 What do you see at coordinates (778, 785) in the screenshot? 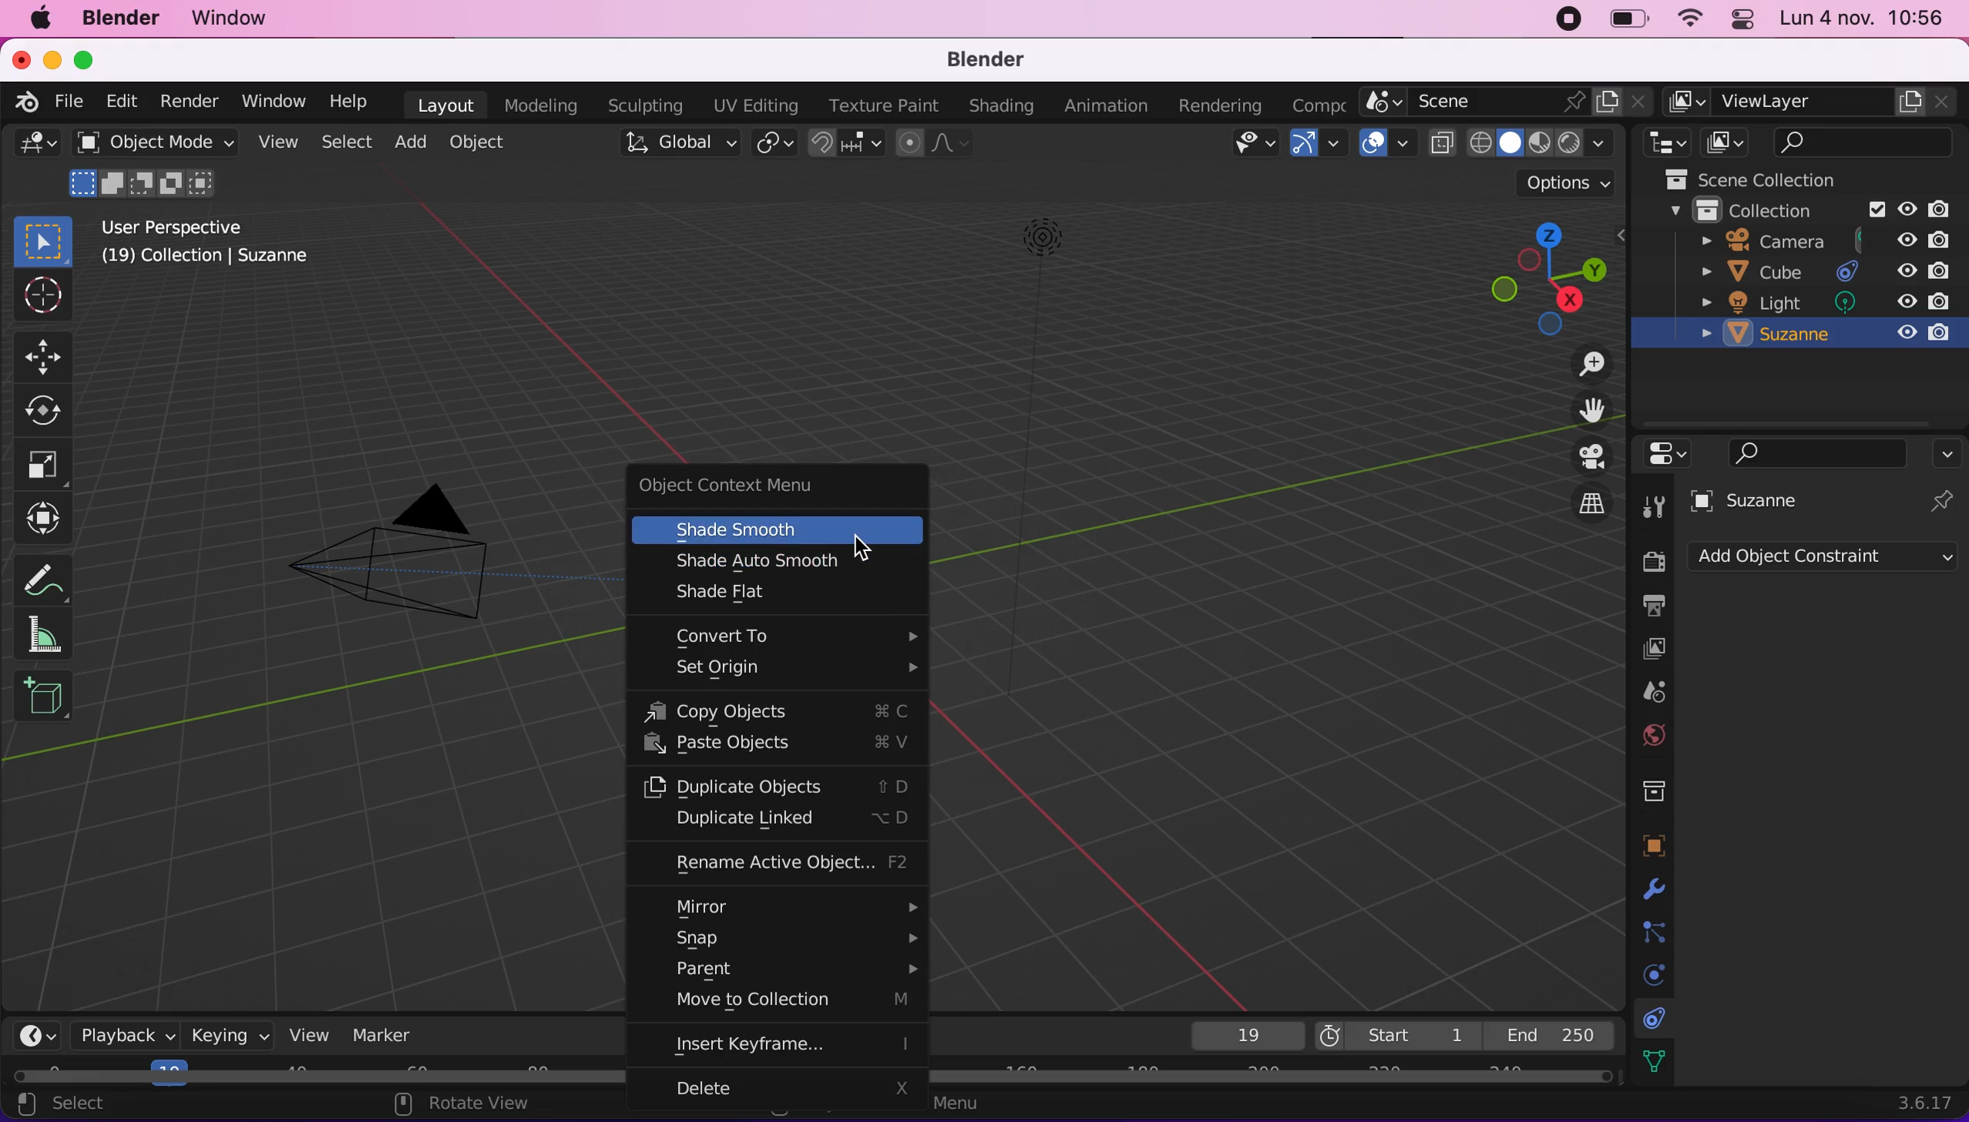
I see `duplicate objects` at bounding box center [778, 785].